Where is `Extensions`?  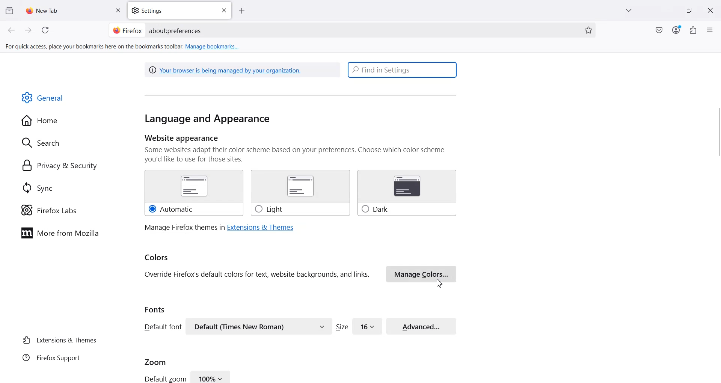 Extensions is located at coordinates (694, 30).